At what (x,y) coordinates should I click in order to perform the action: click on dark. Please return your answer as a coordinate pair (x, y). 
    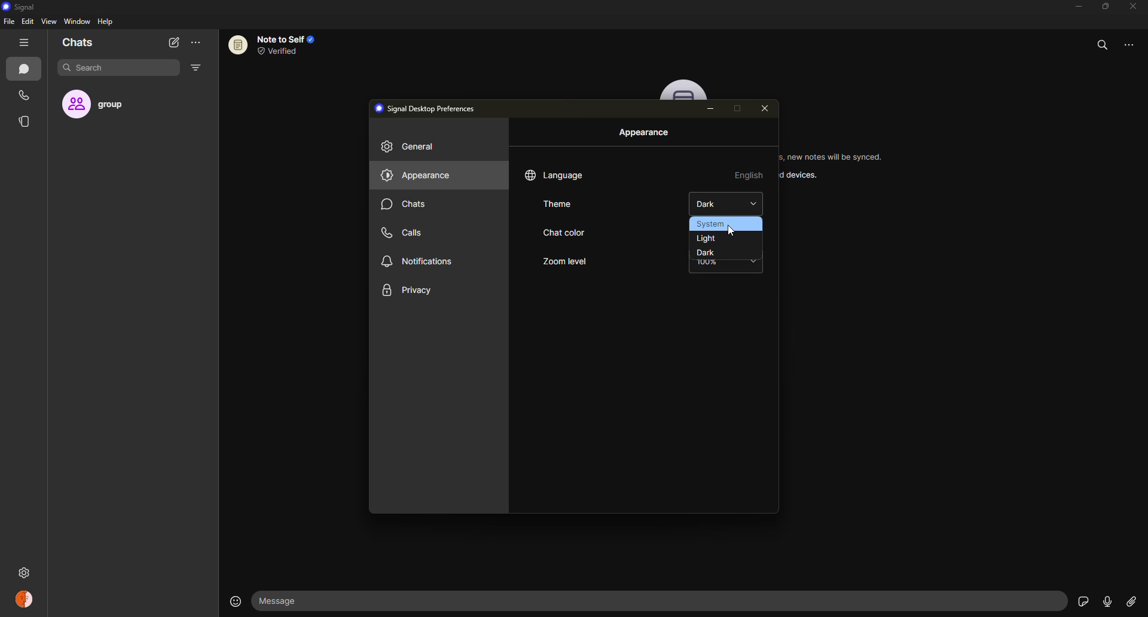
    Looking at the image, I should click on (708, 253).